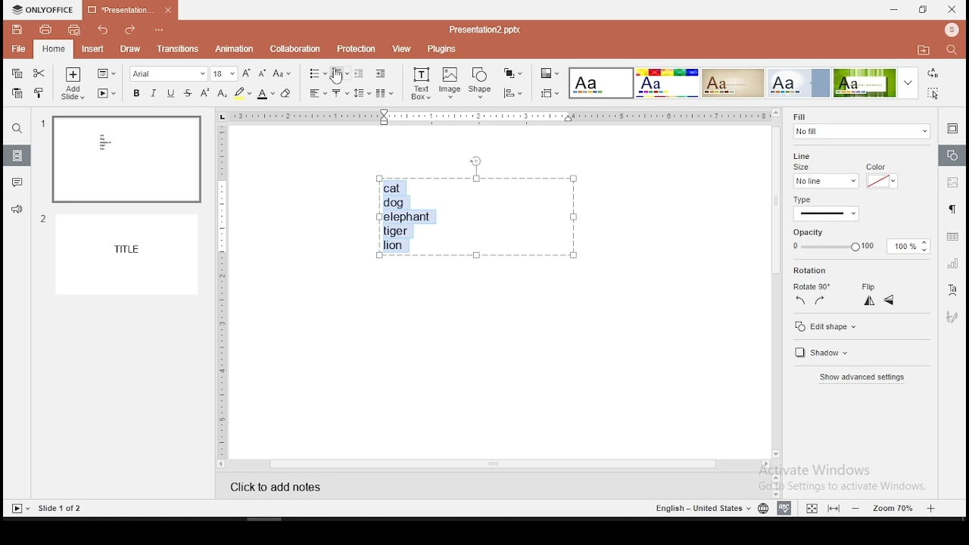 The image size is (969, 545). Describe the element at coordinates (933, 73) in the screenshot. I see `replace` at that location.